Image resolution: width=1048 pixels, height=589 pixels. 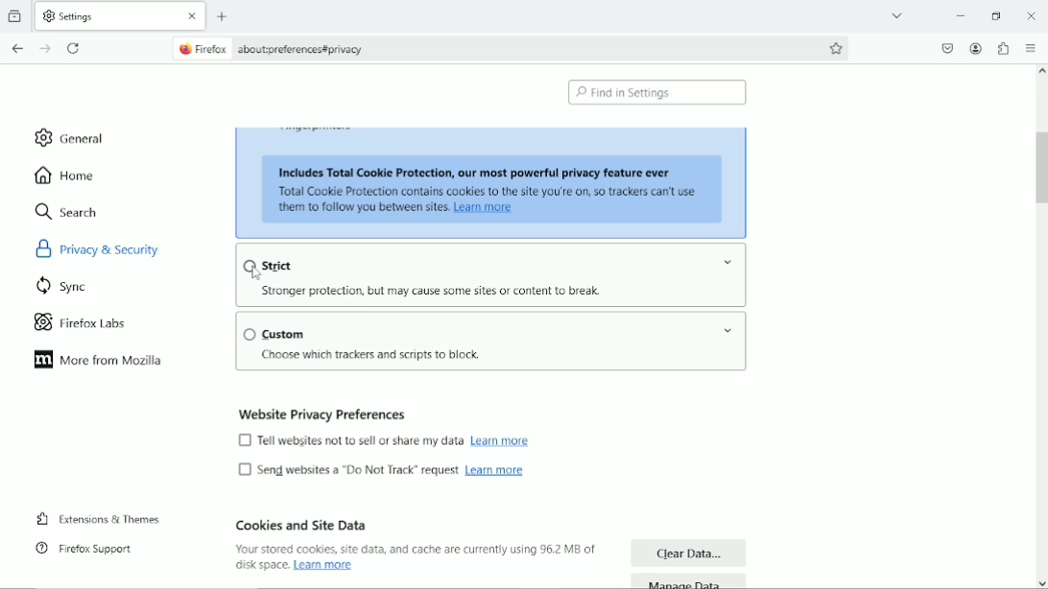 What do you see at coordinates (16, 14) in the screenshot?
I see `view recent browsing` at bounding box center [16, 14].